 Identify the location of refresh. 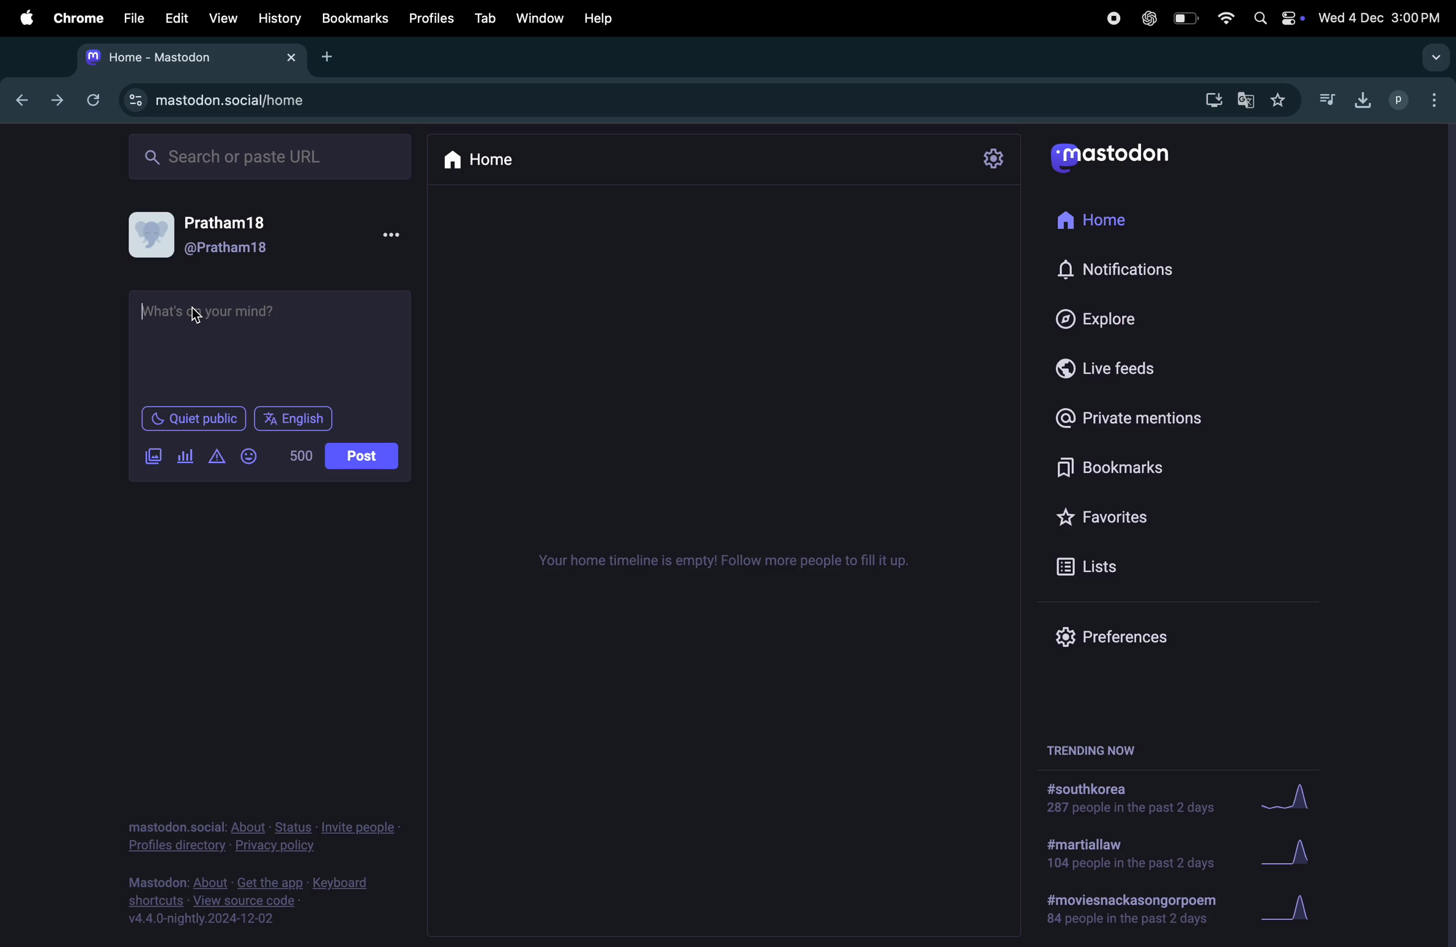
(92, 101).